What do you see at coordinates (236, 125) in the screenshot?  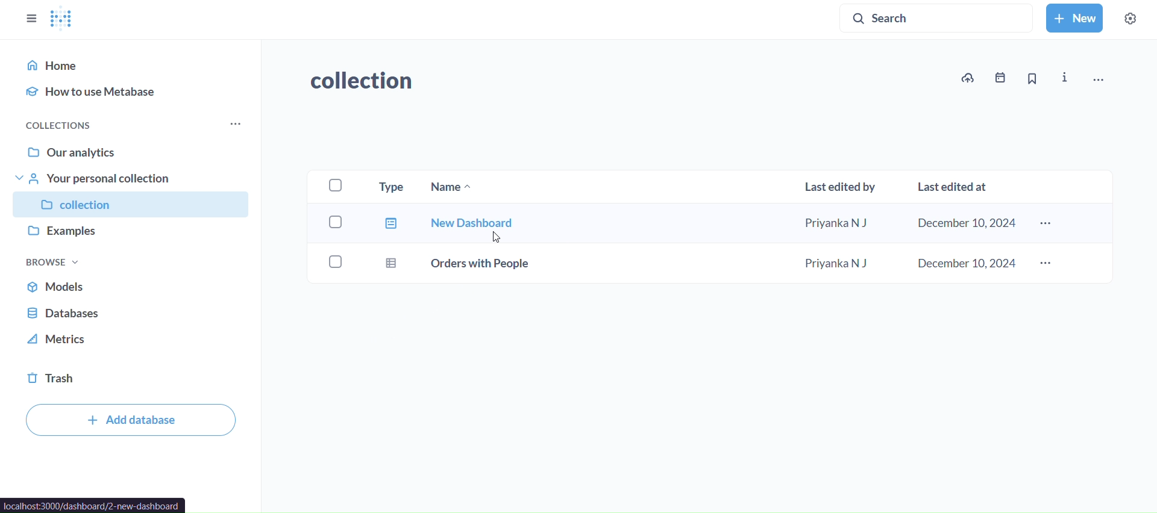 I see `more` at bounding box center [236, 125].